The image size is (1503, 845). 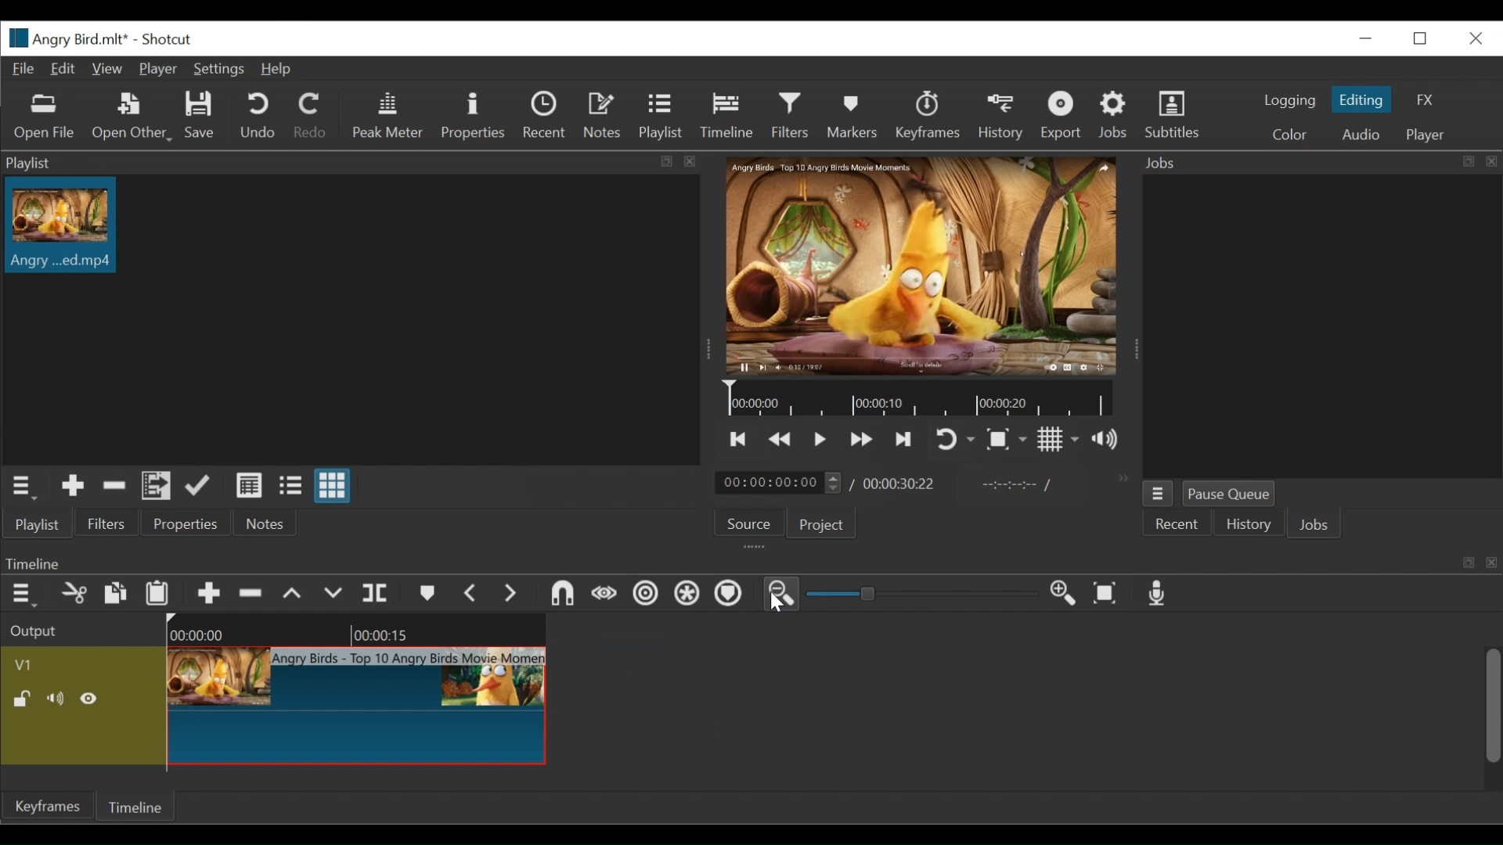 What do you see at coordinates (925, 593) in the screenshot?
I see `Zoom slider` at bounding box center [925, 593].